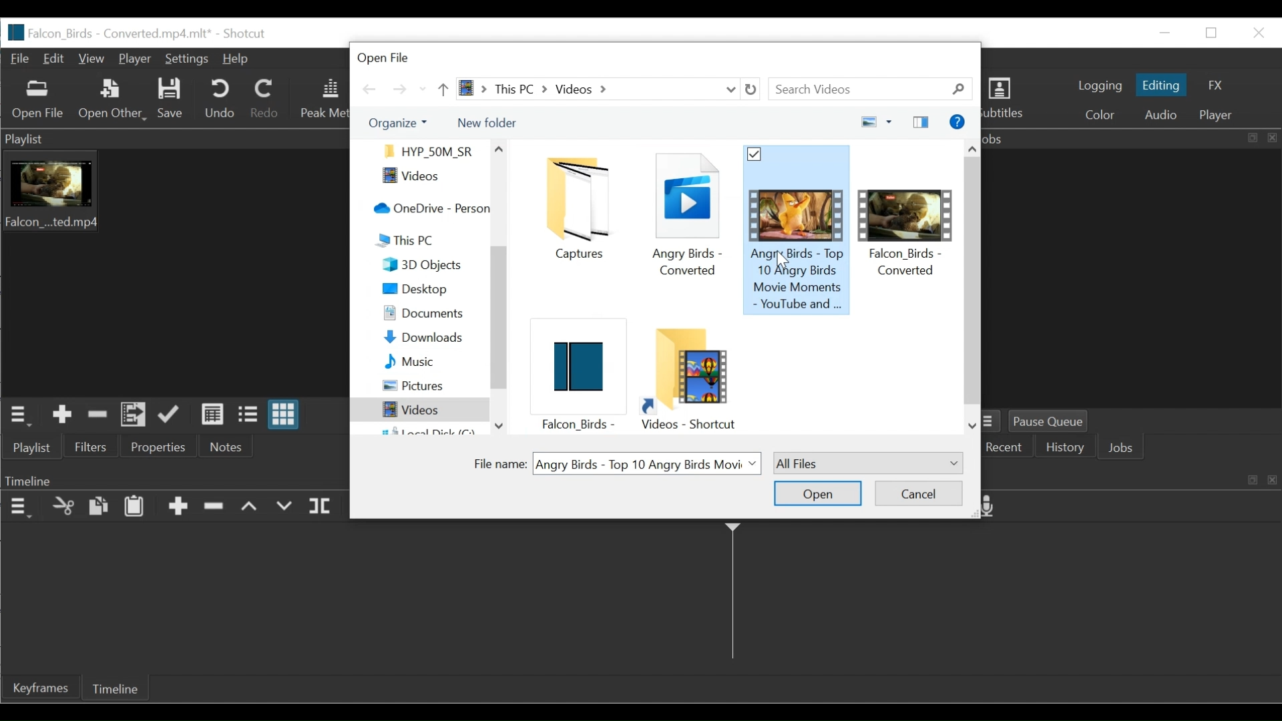 Image resolution: width=1282 pixels, height=721 pixels. I want to click on This PC, so click(432, 239).